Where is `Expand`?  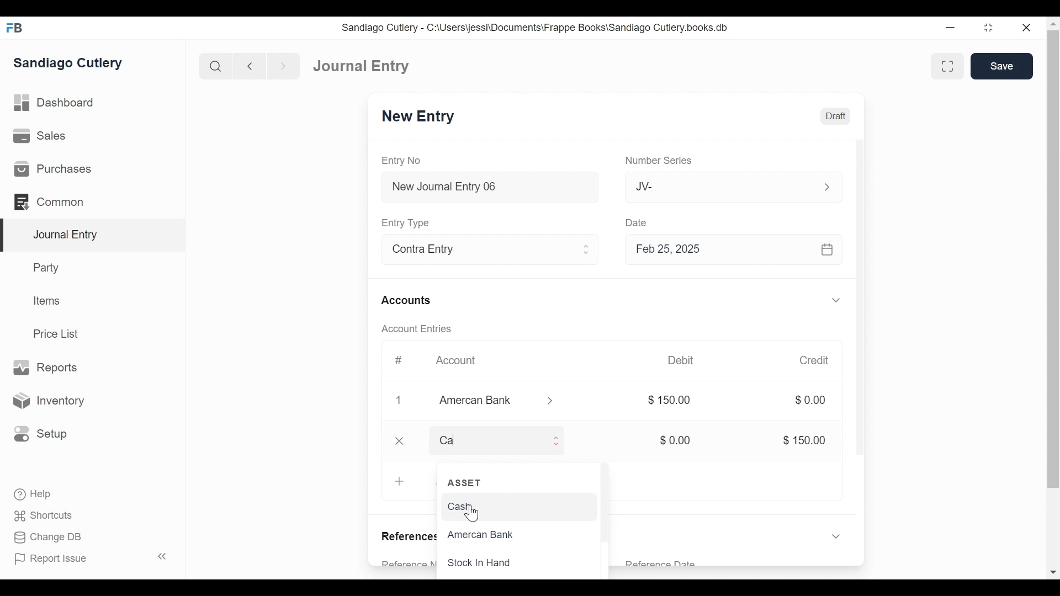 Expand is located at coordinates (829, 185).